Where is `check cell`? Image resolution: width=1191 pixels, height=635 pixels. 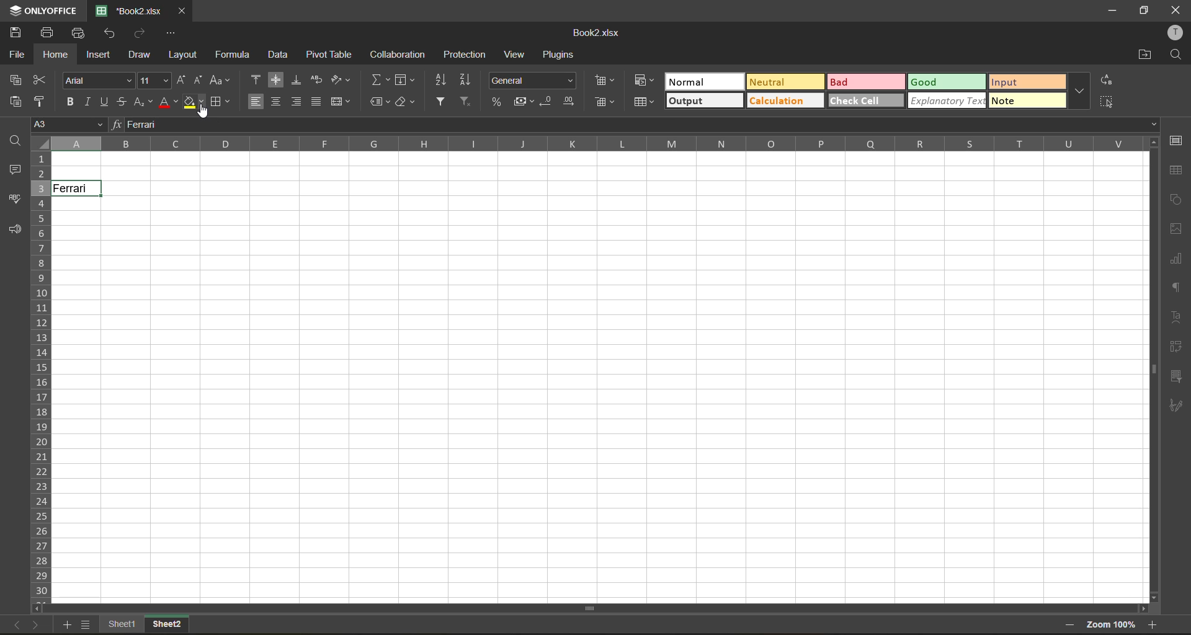 check cell is located at coordinates (867, 102).